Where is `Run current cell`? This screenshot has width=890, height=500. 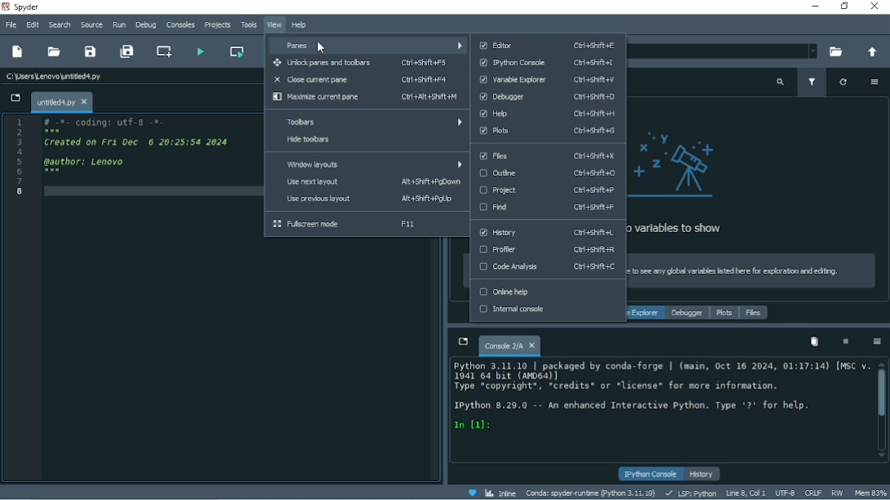 Run current cell is located at coordinates (236, 52).